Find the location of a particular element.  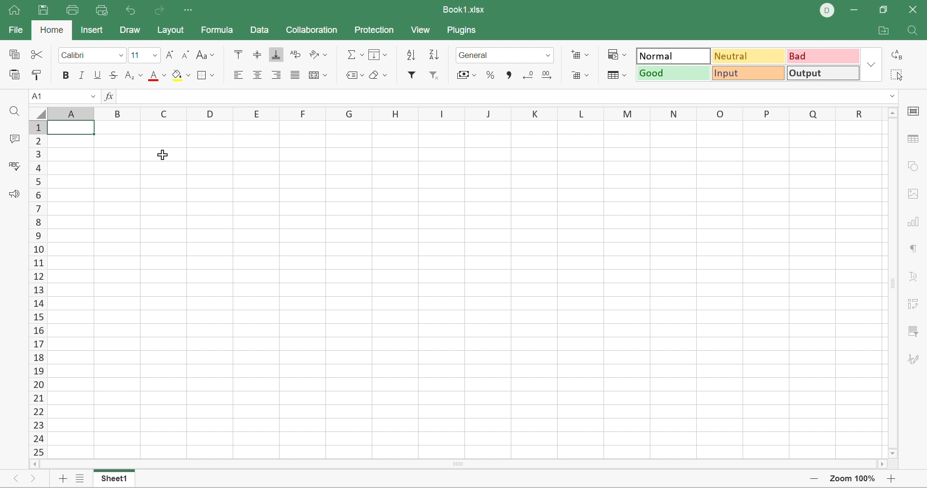

Underline is located at coordinates (99, 75).